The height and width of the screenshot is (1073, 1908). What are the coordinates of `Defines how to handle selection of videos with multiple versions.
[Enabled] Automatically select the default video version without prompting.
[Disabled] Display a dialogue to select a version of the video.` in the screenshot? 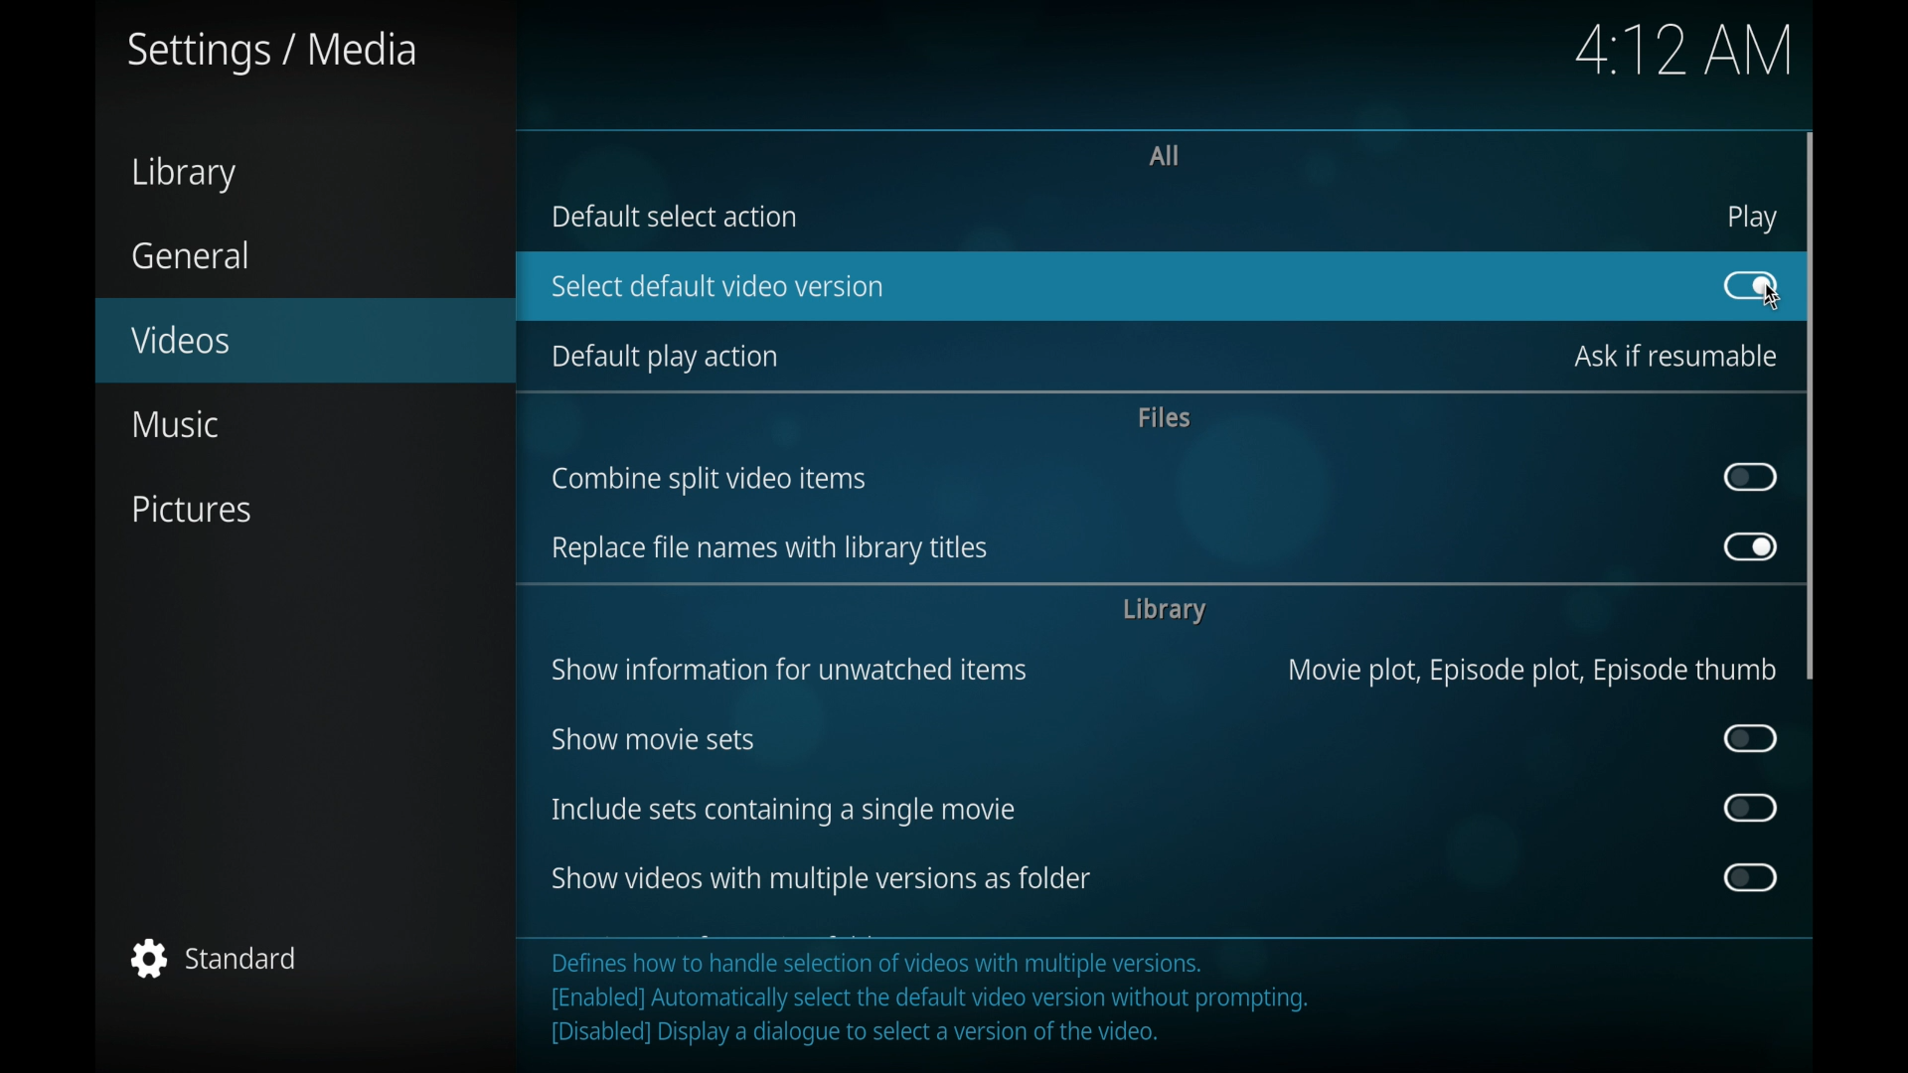 It's located at (952, 1004).